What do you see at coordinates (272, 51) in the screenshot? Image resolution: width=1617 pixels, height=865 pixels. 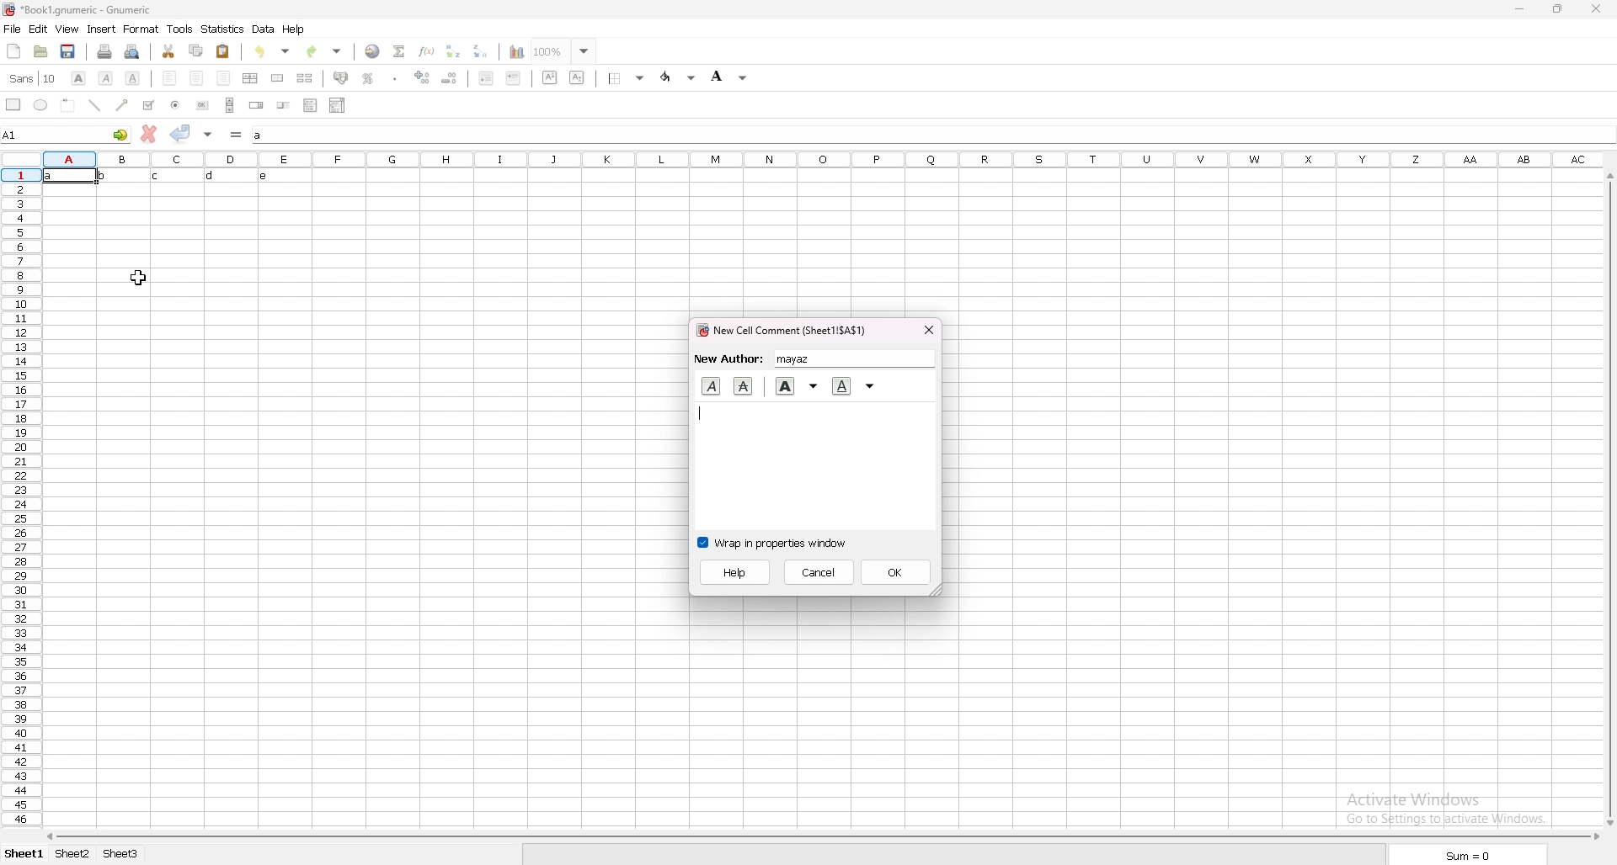 I see `undo` at bounding box center [272, 51].